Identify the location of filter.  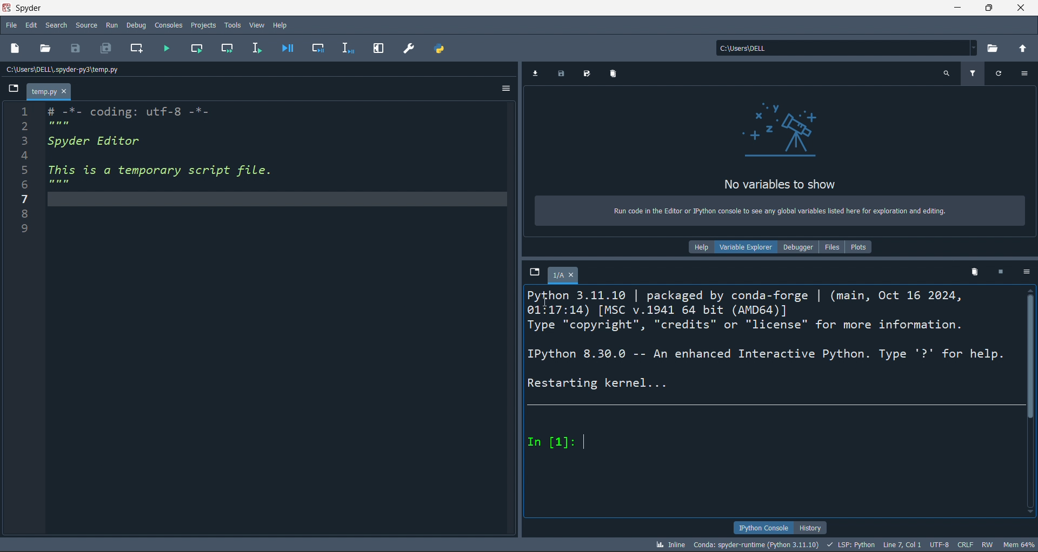
(970, 75).